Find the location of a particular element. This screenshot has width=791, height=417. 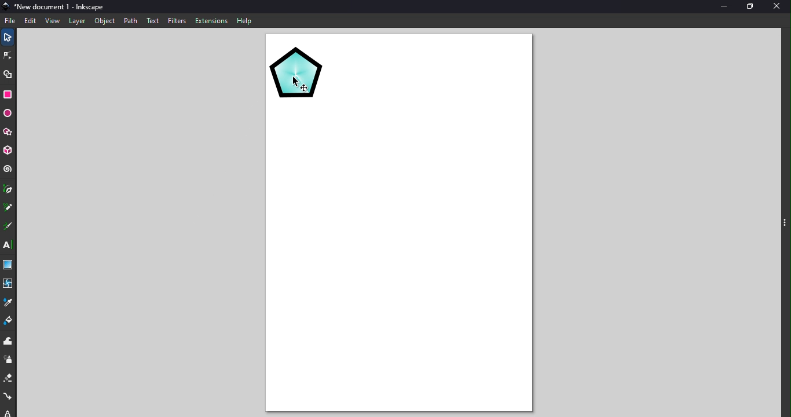

Selector tool is located at coordinates (8, 36).